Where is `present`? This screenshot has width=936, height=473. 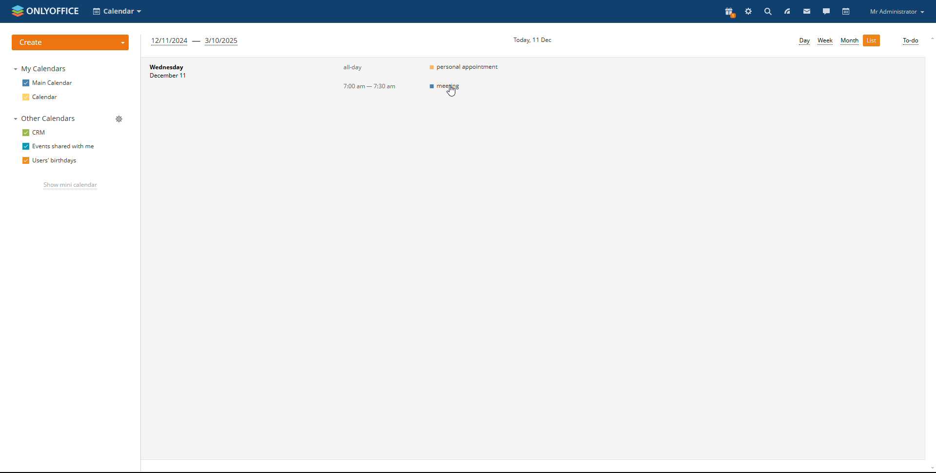 present is located at coordinates (729, 12).